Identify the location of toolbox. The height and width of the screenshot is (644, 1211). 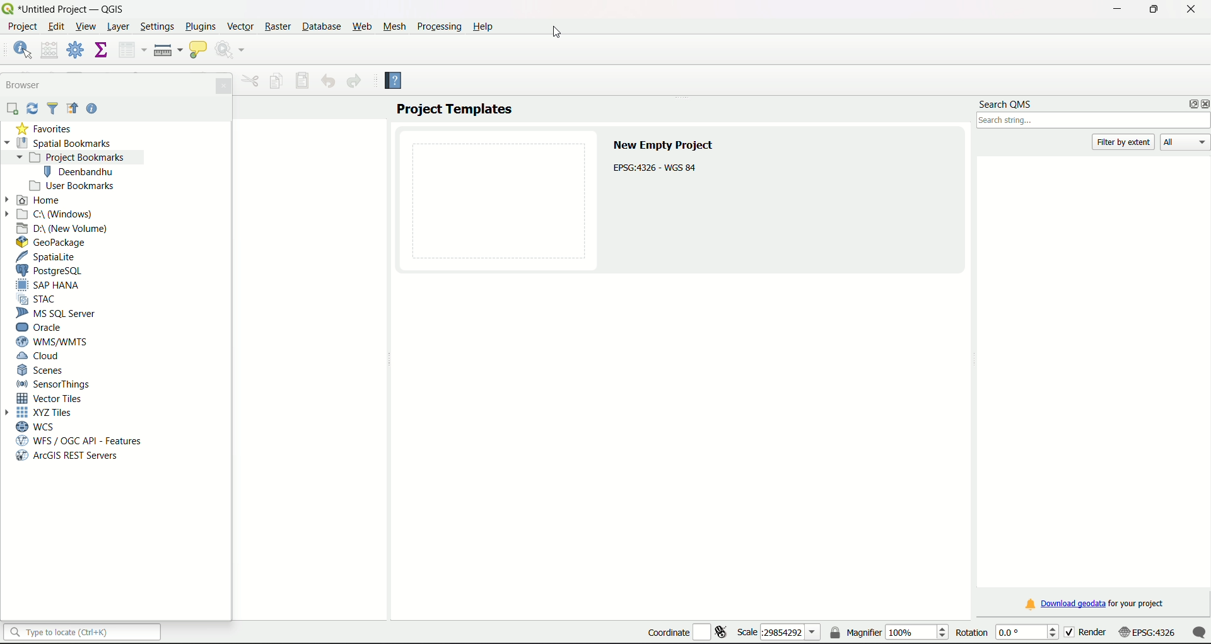
(75, 50).